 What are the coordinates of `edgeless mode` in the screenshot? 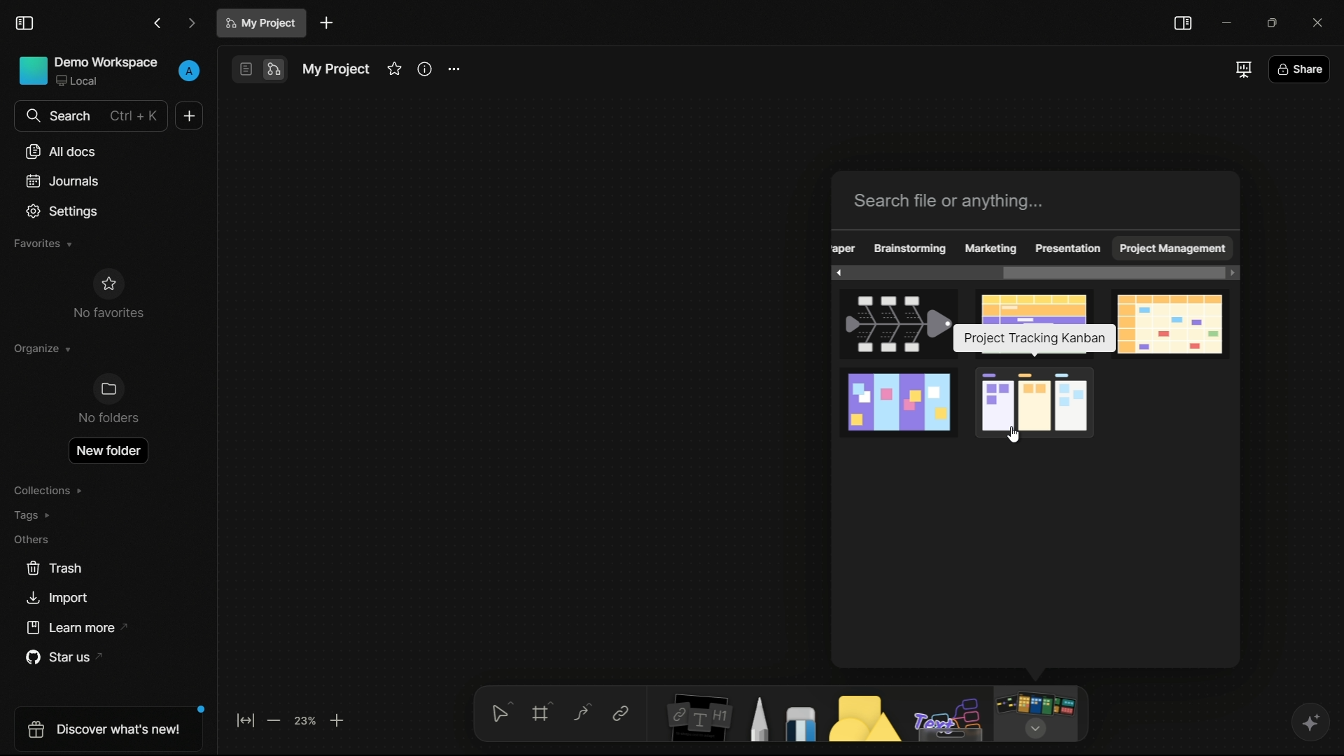 It's located at (272, 70).